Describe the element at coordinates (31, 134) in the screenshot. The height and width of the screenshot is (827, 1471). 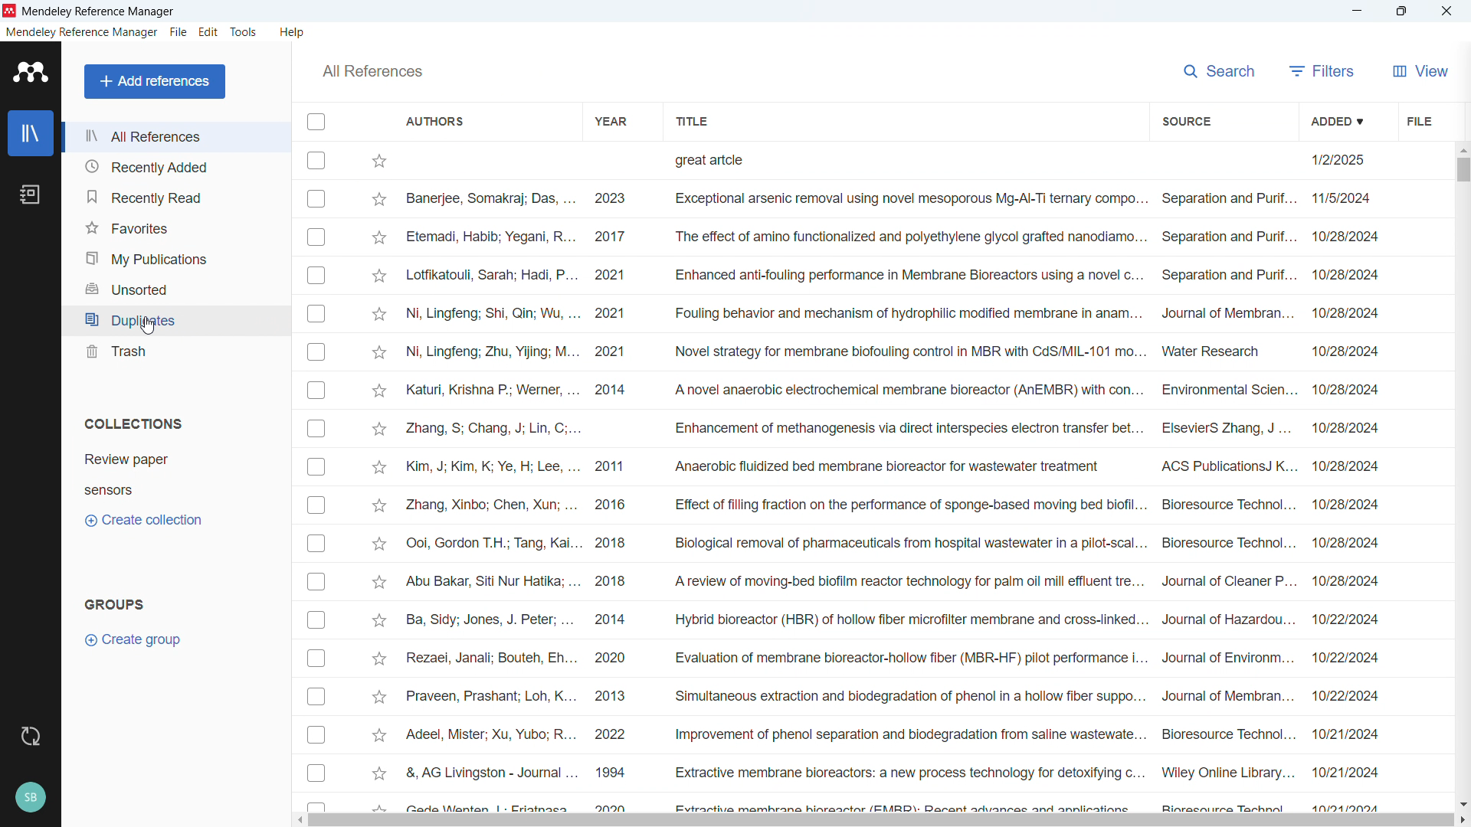
I see `Library ` at that location.